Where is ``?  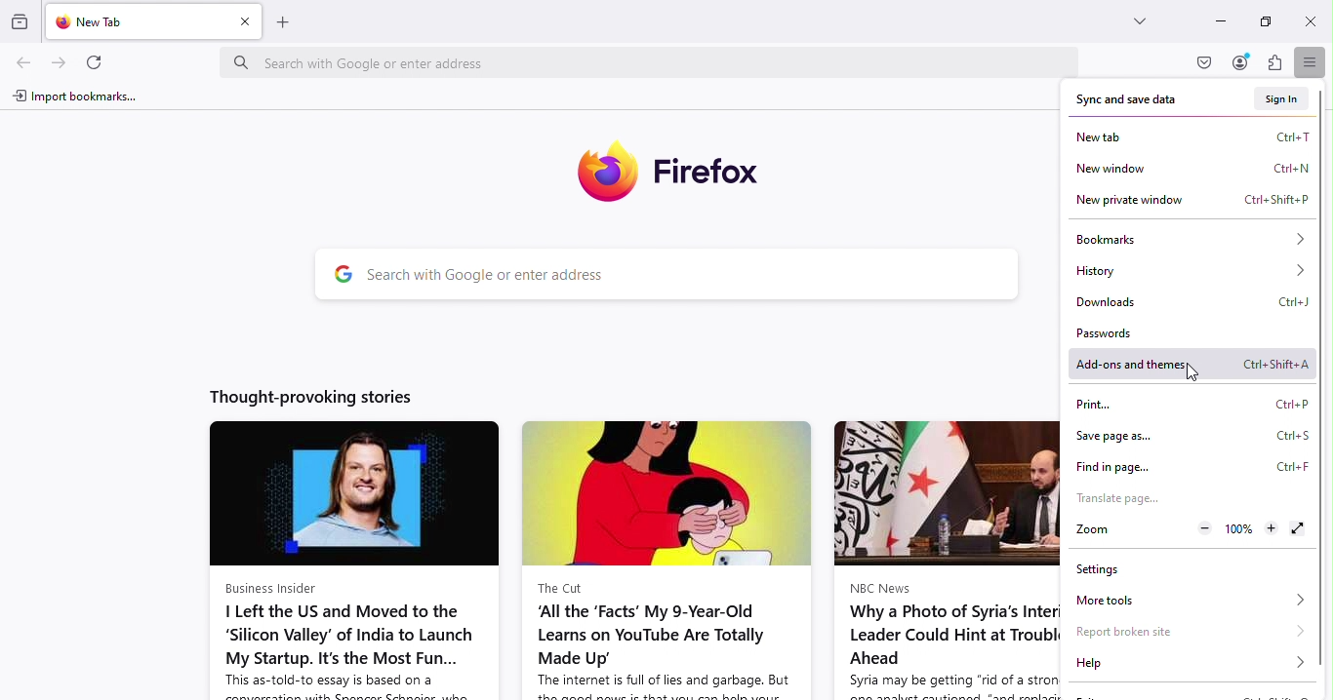  is located at coordinates (1273, 59).